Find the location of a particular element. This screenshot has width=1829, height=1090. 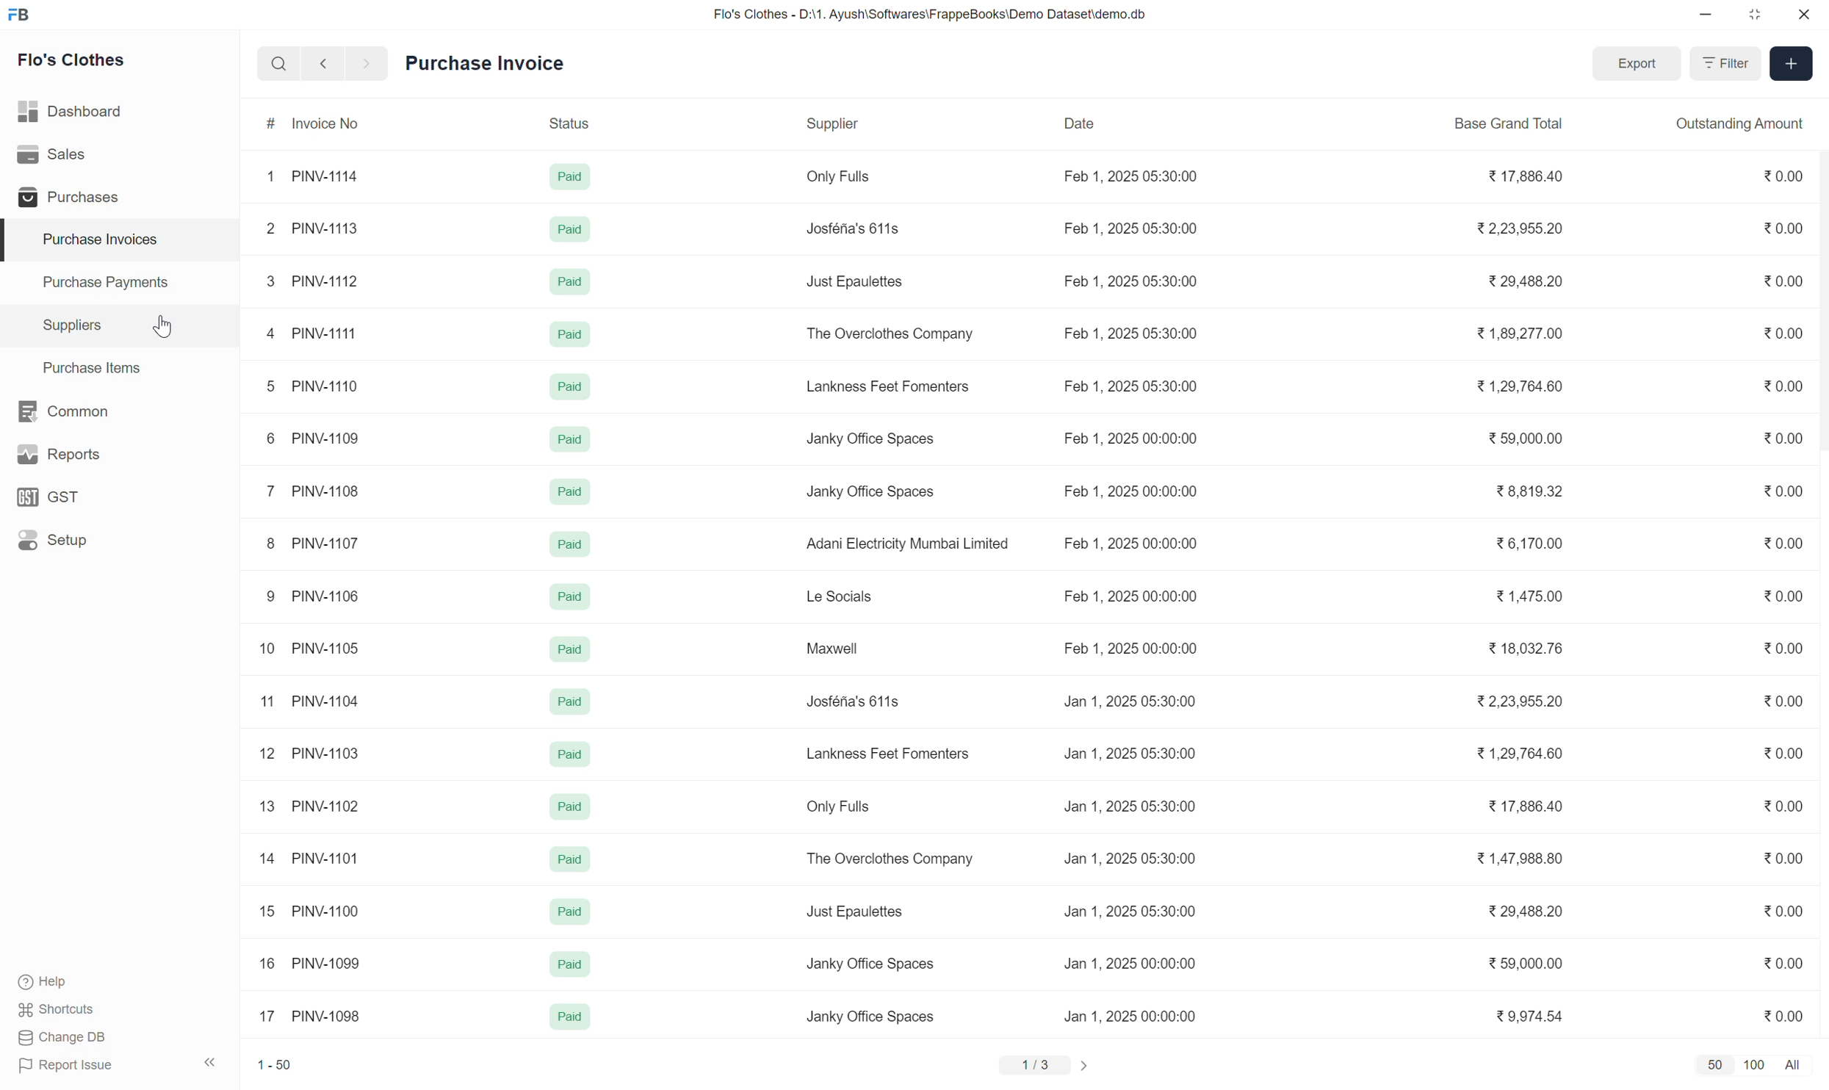

17,886.40 is located at coordinates (1526, 806).